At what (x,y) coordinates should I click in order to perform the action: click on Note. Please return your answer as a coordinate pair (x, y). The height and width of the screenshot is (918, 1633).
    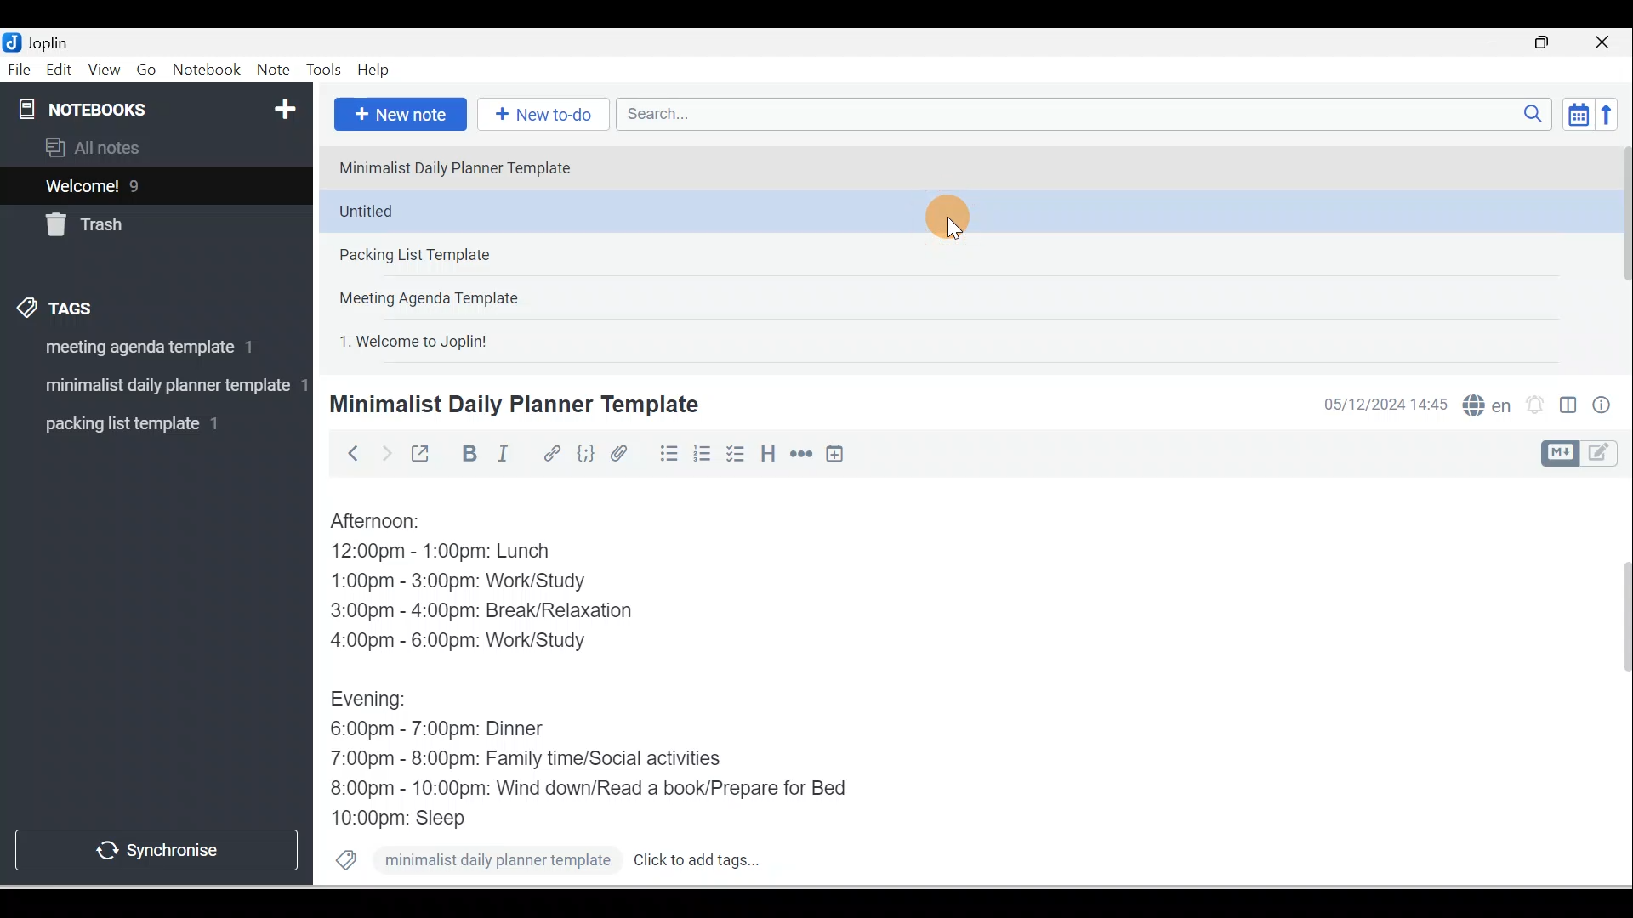
    Looking at the image, I should click on (271, 71).